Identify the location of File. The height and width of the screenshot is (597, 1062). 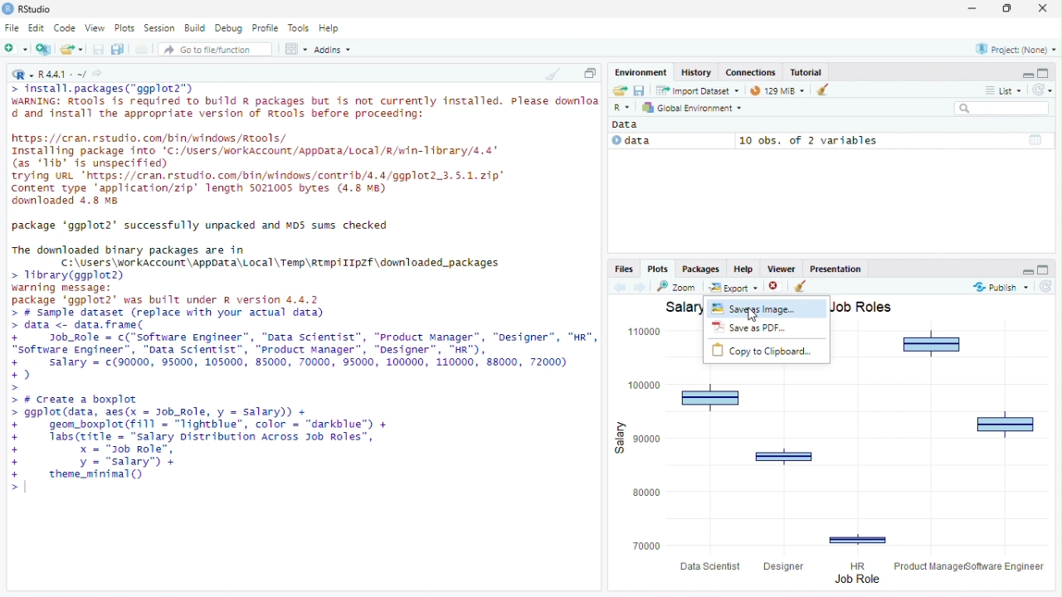
(12, 29).